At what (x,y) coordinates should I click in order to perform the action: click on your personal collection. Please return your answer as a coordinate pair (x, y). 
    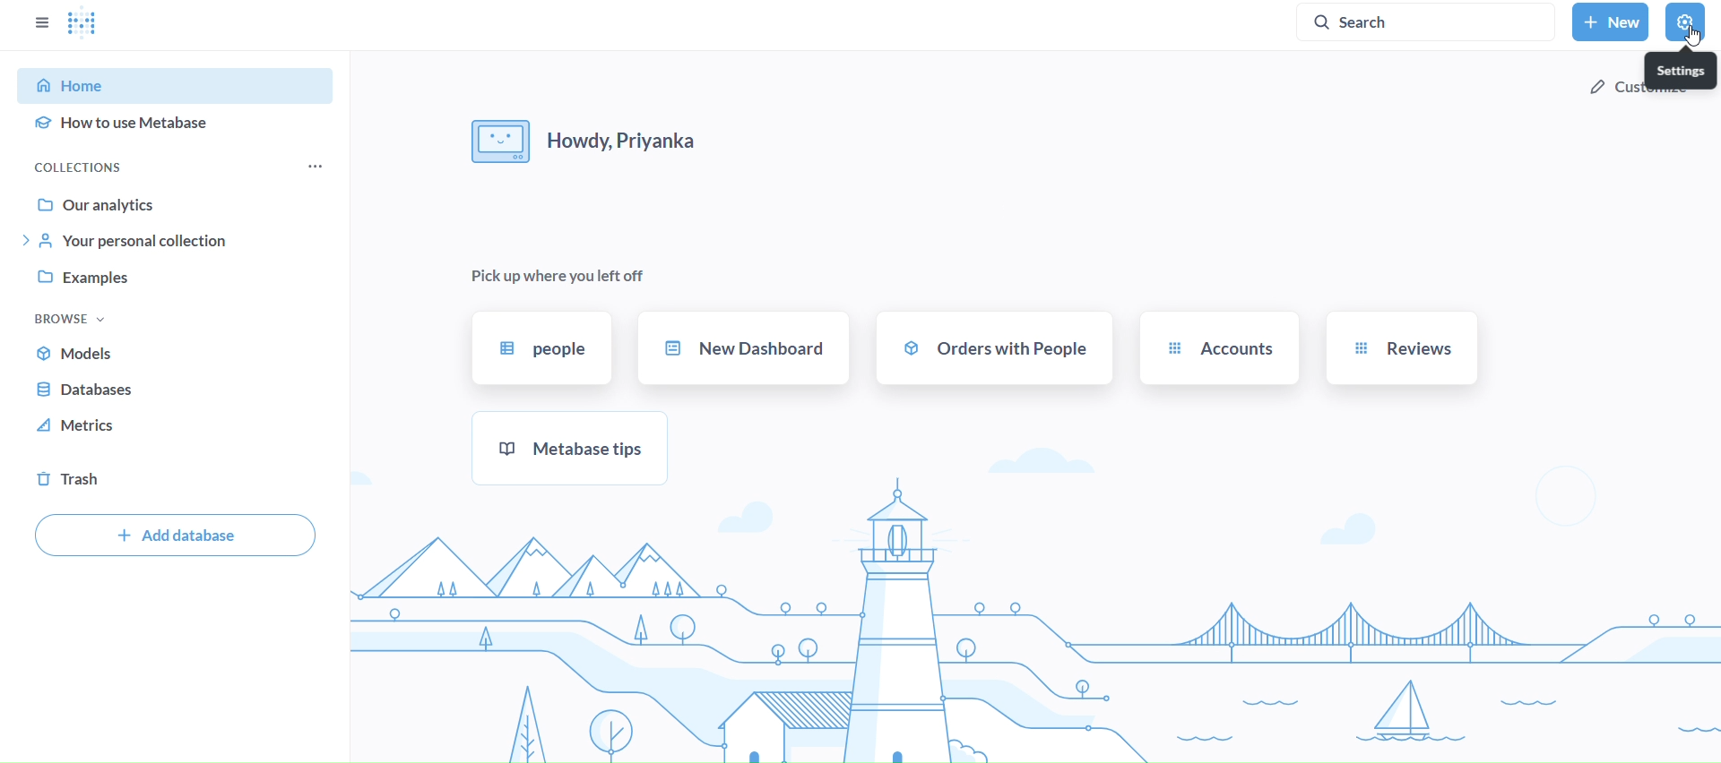
    Looking at the image, I should click on (184, 242).